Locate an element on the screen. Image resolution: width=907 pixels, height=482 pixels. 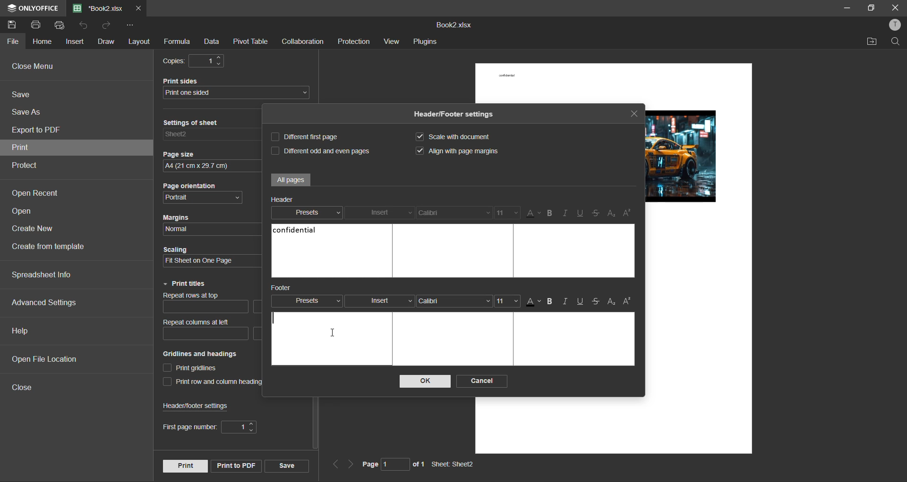
different odd and even pages is located at coordinates (320, 150).